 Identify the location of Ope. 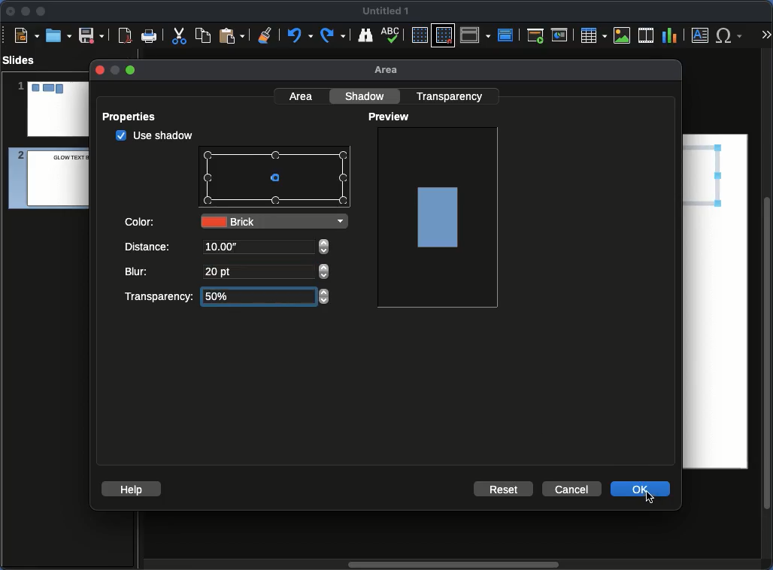
(59, 35).